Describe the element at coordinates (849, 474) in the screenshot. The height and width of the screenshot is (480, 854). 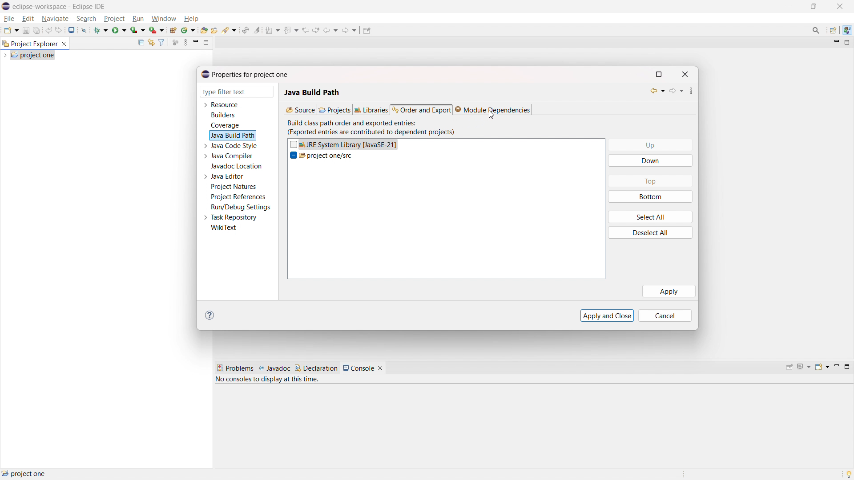
I see `tip of the day` at that location.